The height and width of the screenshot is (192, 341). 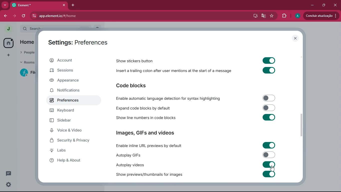 What do you see at coordinates (269, 155) in the screenshot?
I see `` at bounding box center [269, 155].